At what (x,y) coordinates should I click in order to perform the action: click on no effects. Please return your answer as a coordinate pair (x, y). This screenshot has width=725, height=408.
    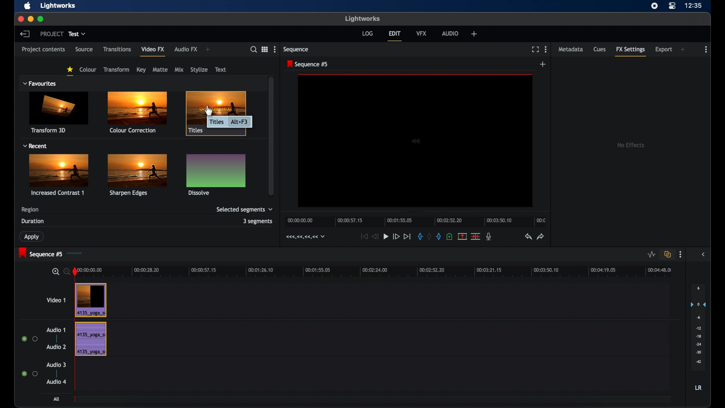
    Looking at the image, I should click on (629, 145).